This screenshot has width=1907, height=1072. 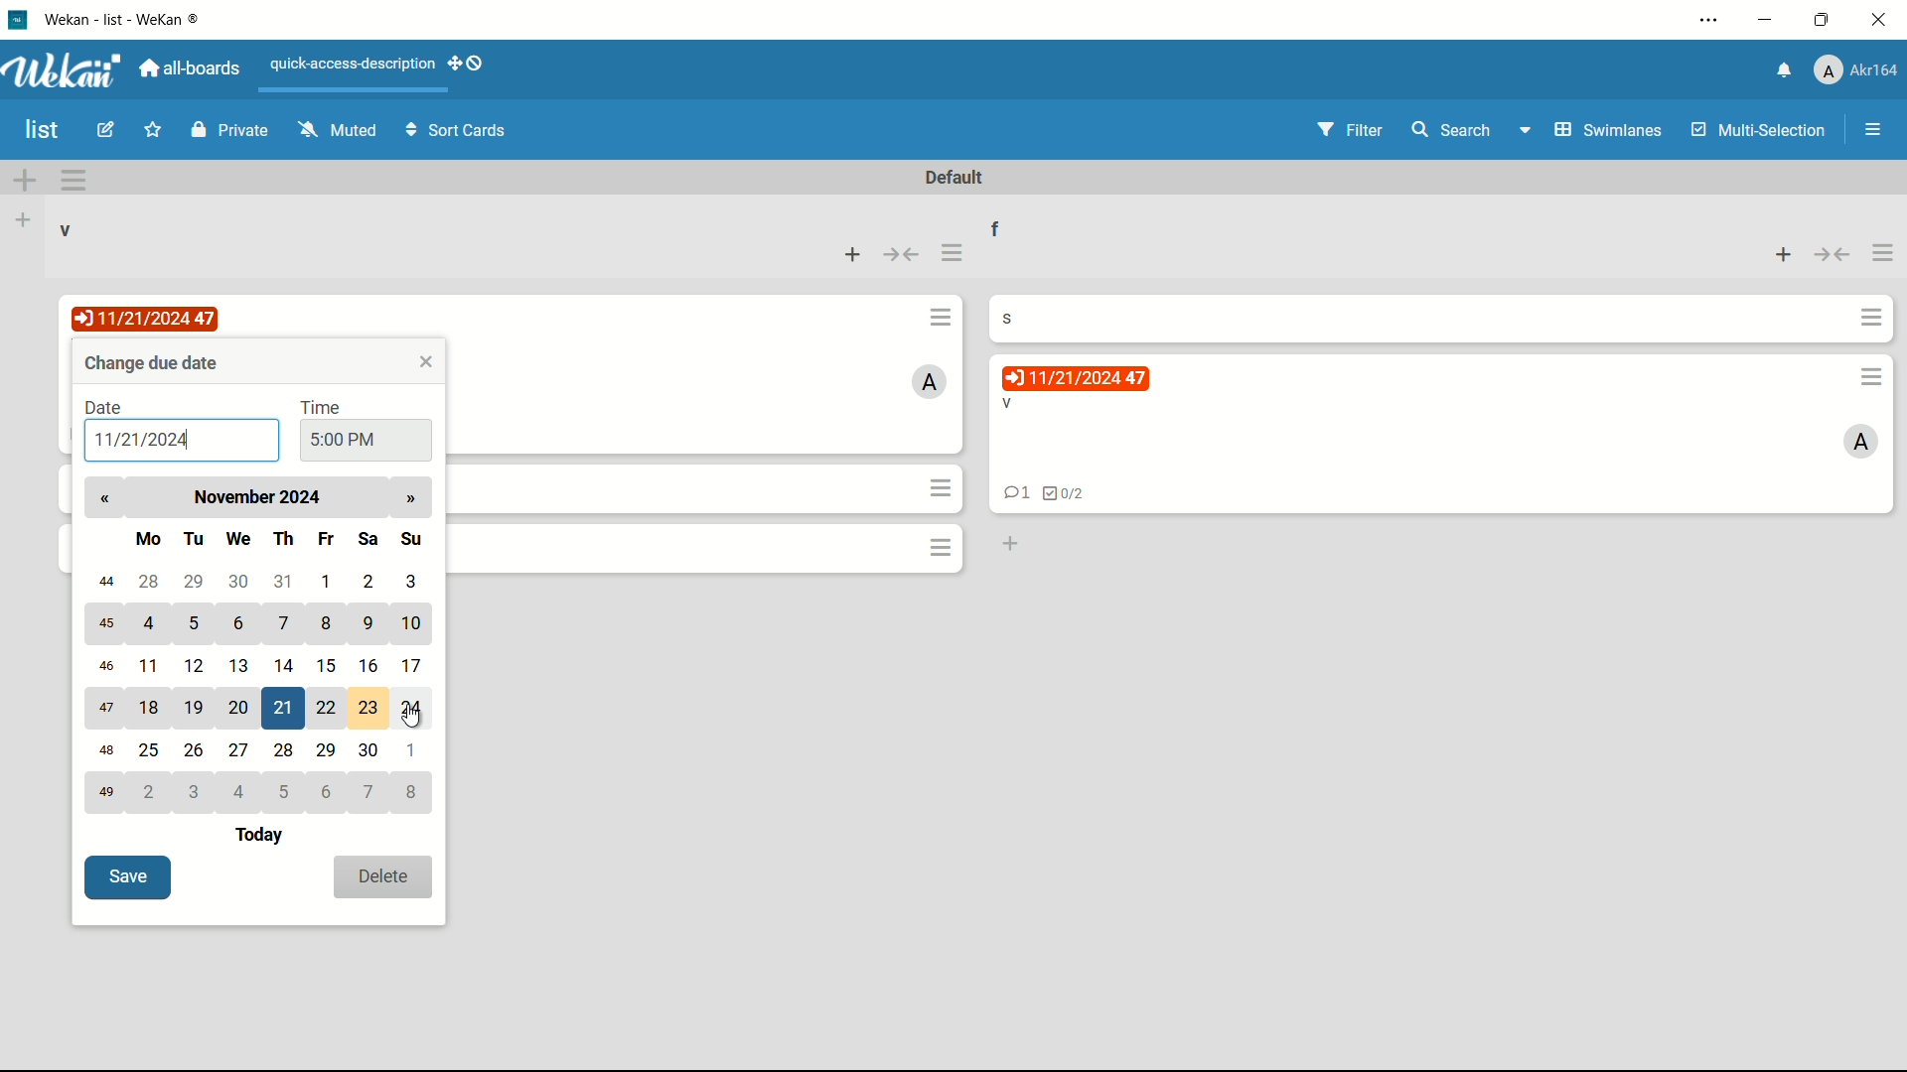 What do you see at coordinates (288, 582) in the screenshot?
I see `31` at bounding box center [288, 582].